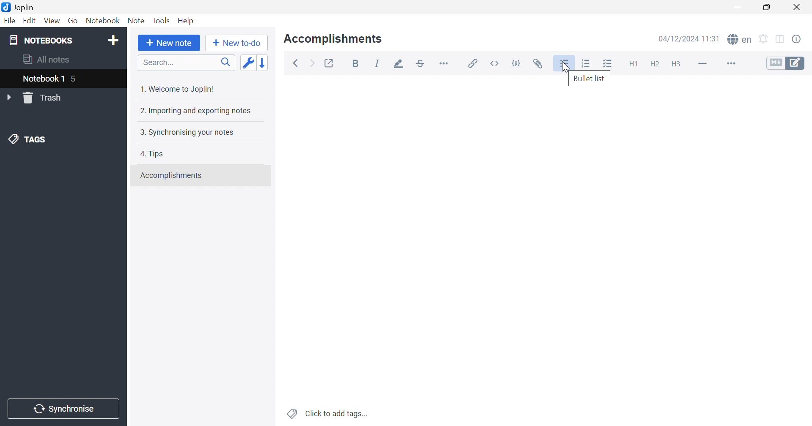 The width and height of the screenshot is (812, 426). Describe the element at coordinates (187, 63) in the screenshot. I see `Search` at that location.